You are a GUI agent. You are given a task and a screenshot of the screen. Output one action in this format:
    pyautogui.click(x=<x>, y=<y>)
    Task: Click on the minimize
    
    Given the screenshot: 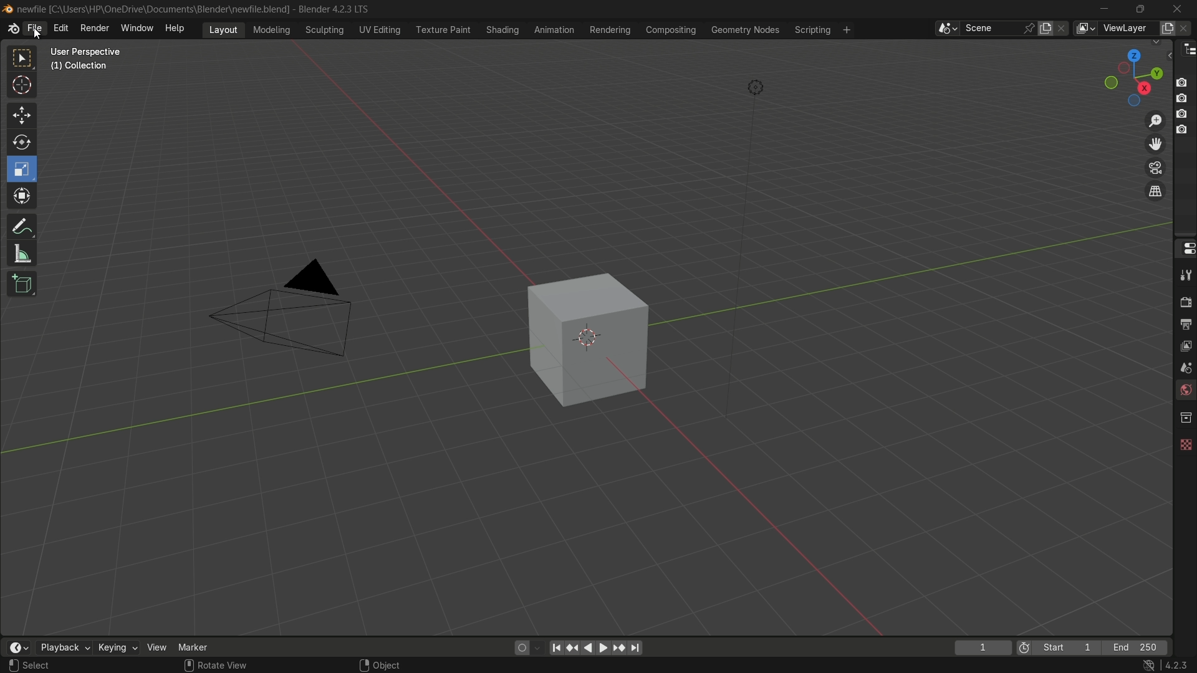 What is the action you would take?
    pyautogui.click(x=1105, y=9)
    